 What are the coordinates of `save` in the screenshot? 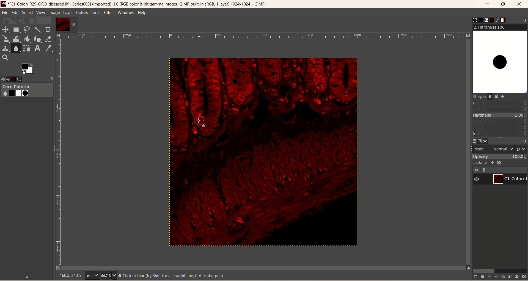 It's located at (28, 276).